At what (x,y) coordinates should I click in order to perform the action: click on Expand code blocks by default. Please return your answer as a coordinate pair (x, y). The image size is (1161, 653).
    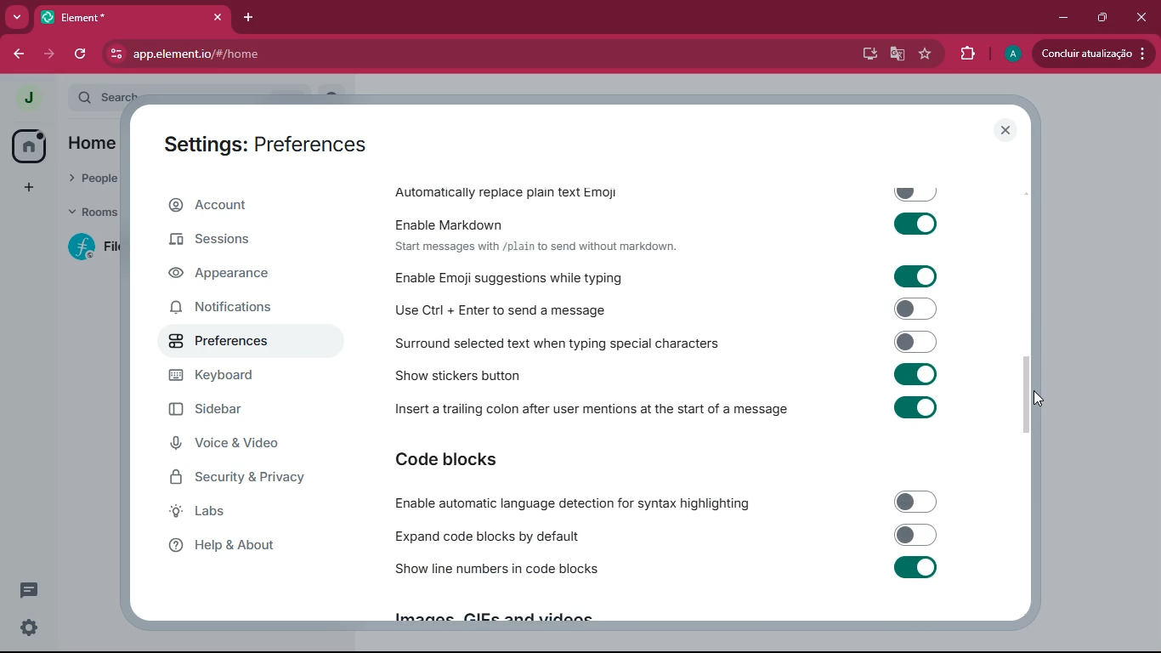
    Looking at the image, I should click on (665, 536).